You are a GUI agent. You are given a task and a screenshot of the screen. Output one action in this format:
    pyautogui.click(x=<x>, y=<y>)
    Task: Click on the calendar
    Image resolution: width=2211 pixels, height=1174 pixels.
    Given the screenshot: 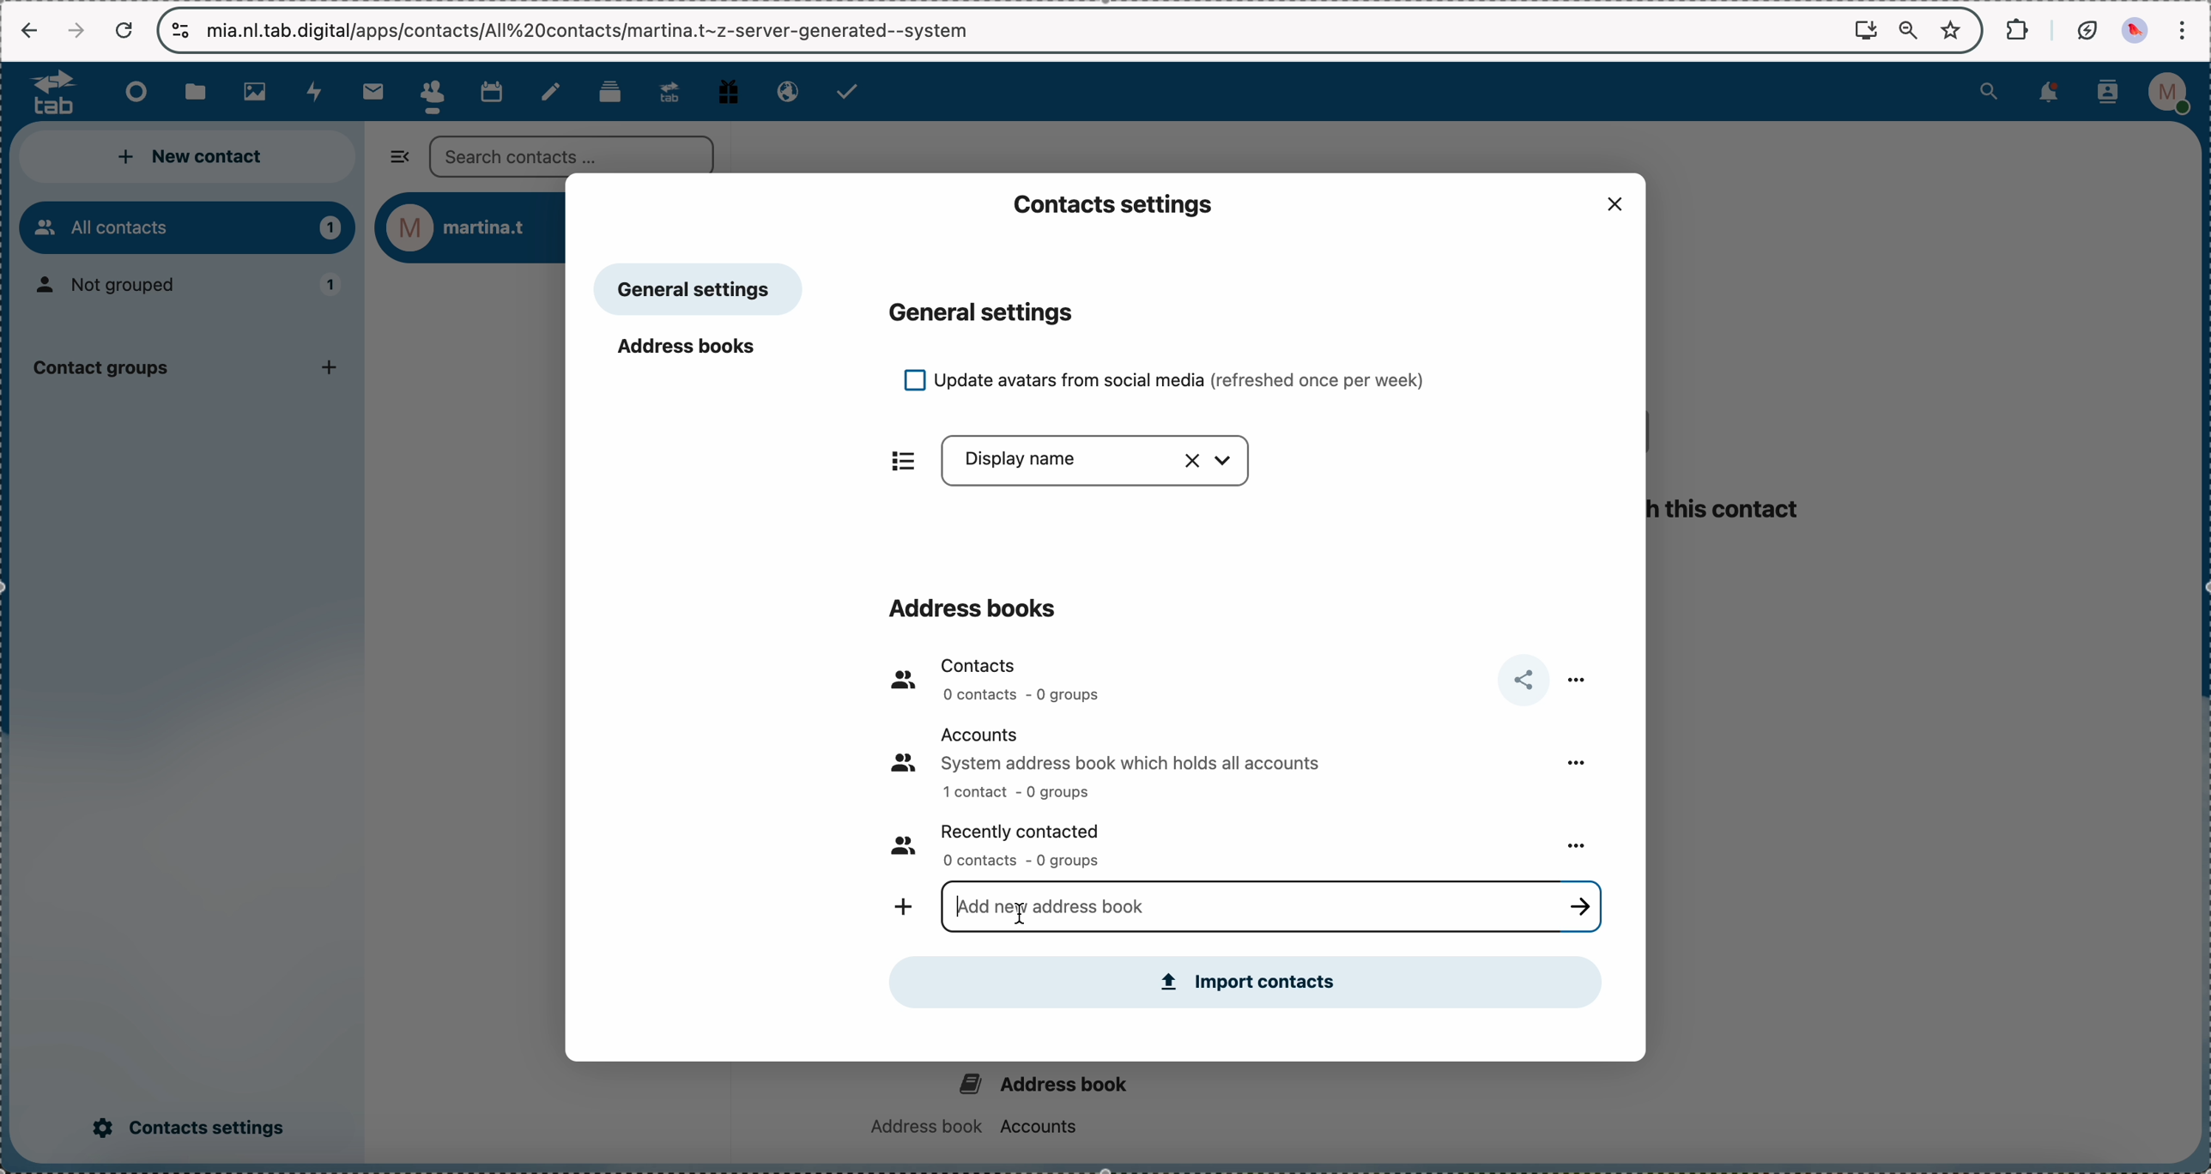 What is the action you would take?
    pyautogui.click(x=490, y=90)
    